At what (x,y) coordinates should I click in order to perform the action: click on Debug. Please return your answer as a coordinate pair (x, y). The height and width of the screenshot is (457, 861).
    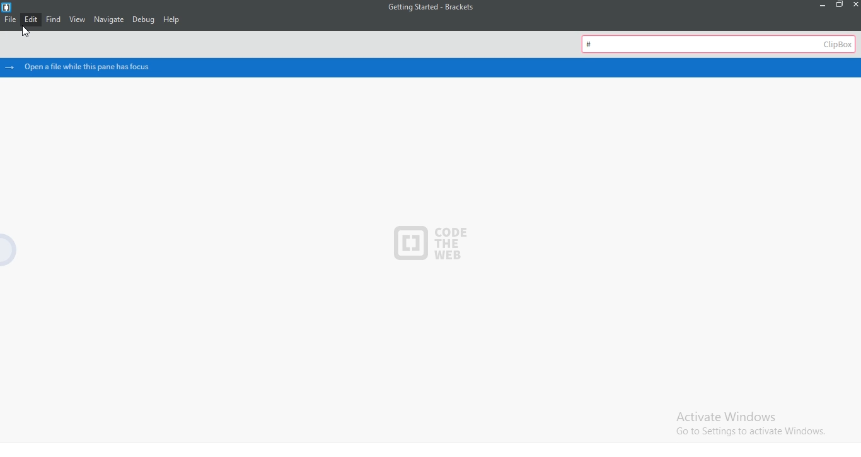
    Looking at the image, I should click on (144, 20).